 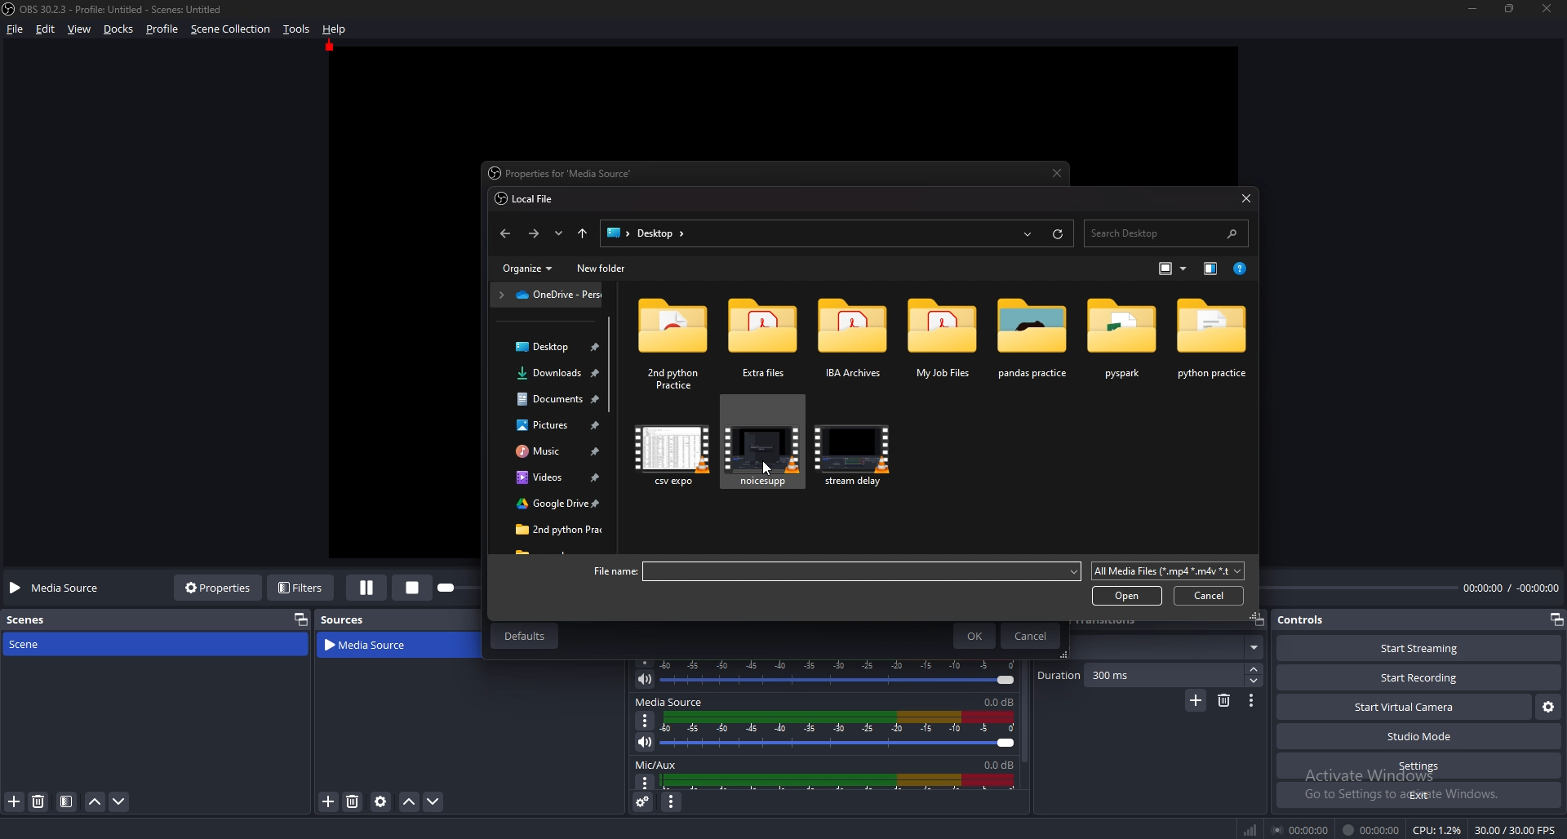 What do you see at coordinates (1510, 7) in the screenshot?
I see `Resize` at bounding box center [1510, 7].